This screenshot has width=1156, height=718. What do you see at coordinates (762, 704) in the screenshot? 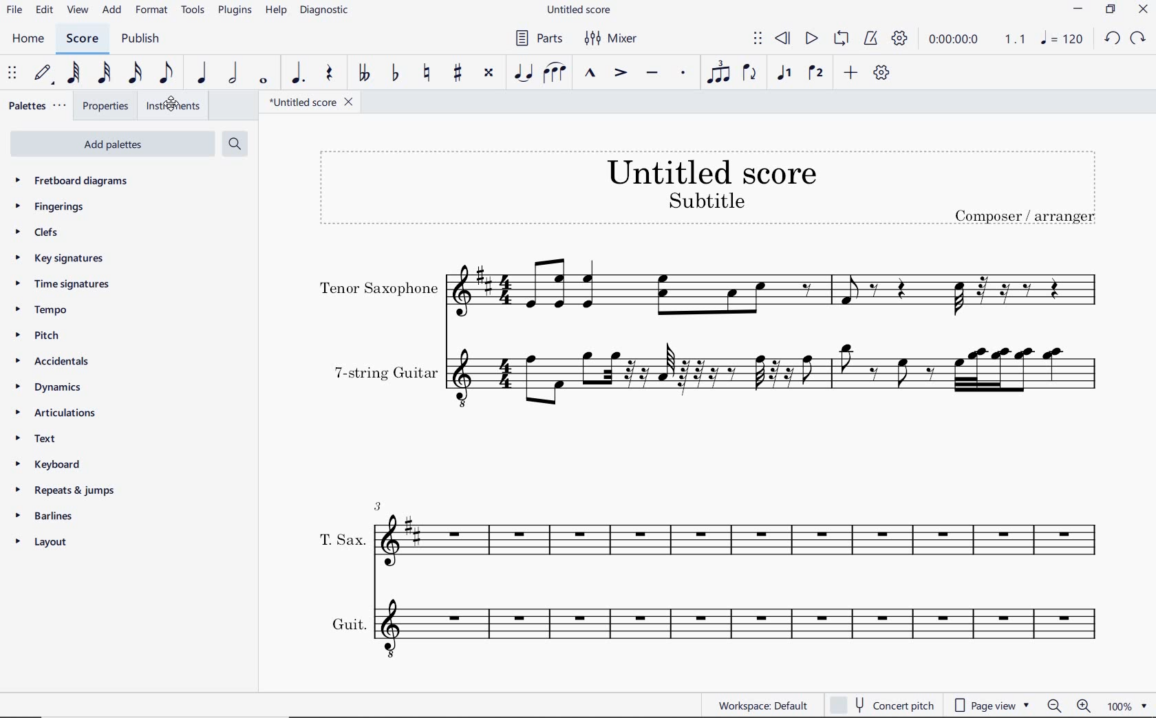
I see `WORKSPACE: DEFAULT` at bounding box center [762, 704].